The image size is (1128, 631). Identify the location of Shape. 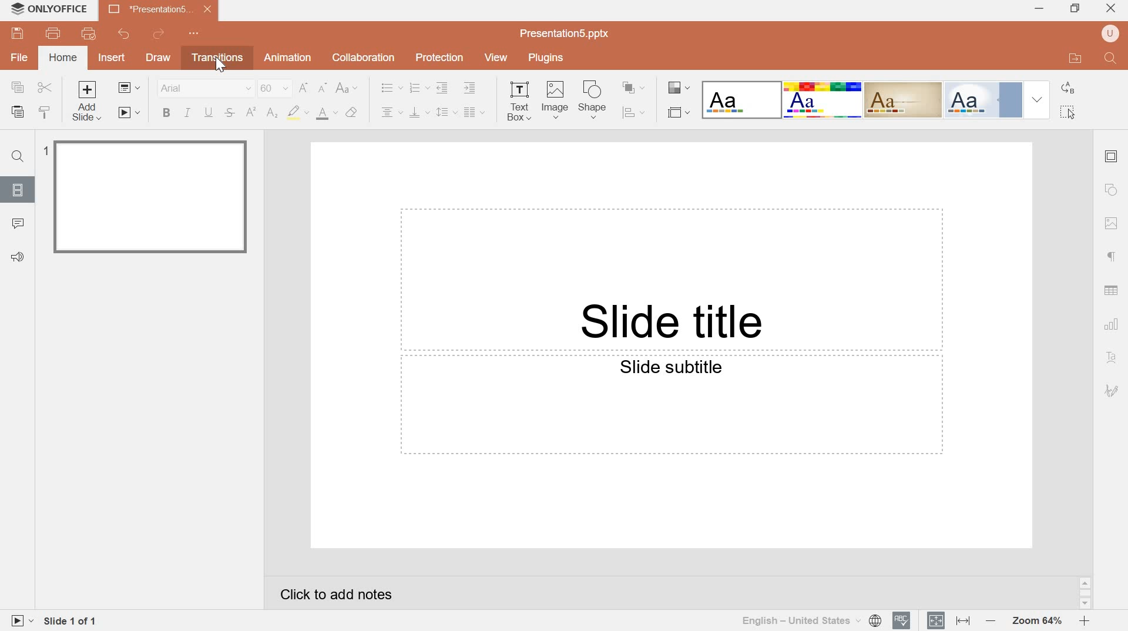
(594, 100).